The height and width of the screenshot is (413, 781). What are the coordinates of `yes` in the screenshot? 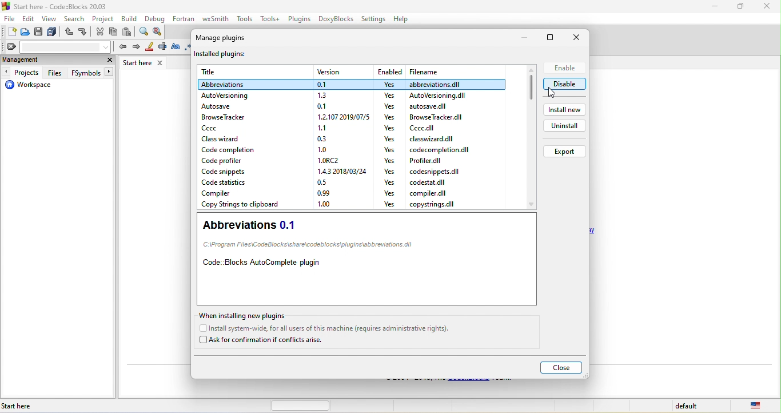 It's located at (390, 127).